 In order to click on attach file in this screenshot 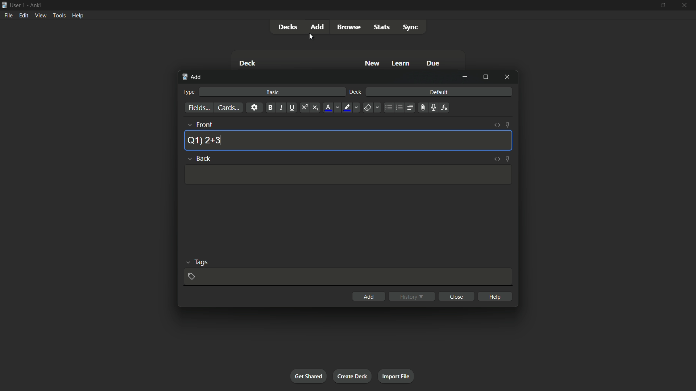, I will do `click(422, 108)`.